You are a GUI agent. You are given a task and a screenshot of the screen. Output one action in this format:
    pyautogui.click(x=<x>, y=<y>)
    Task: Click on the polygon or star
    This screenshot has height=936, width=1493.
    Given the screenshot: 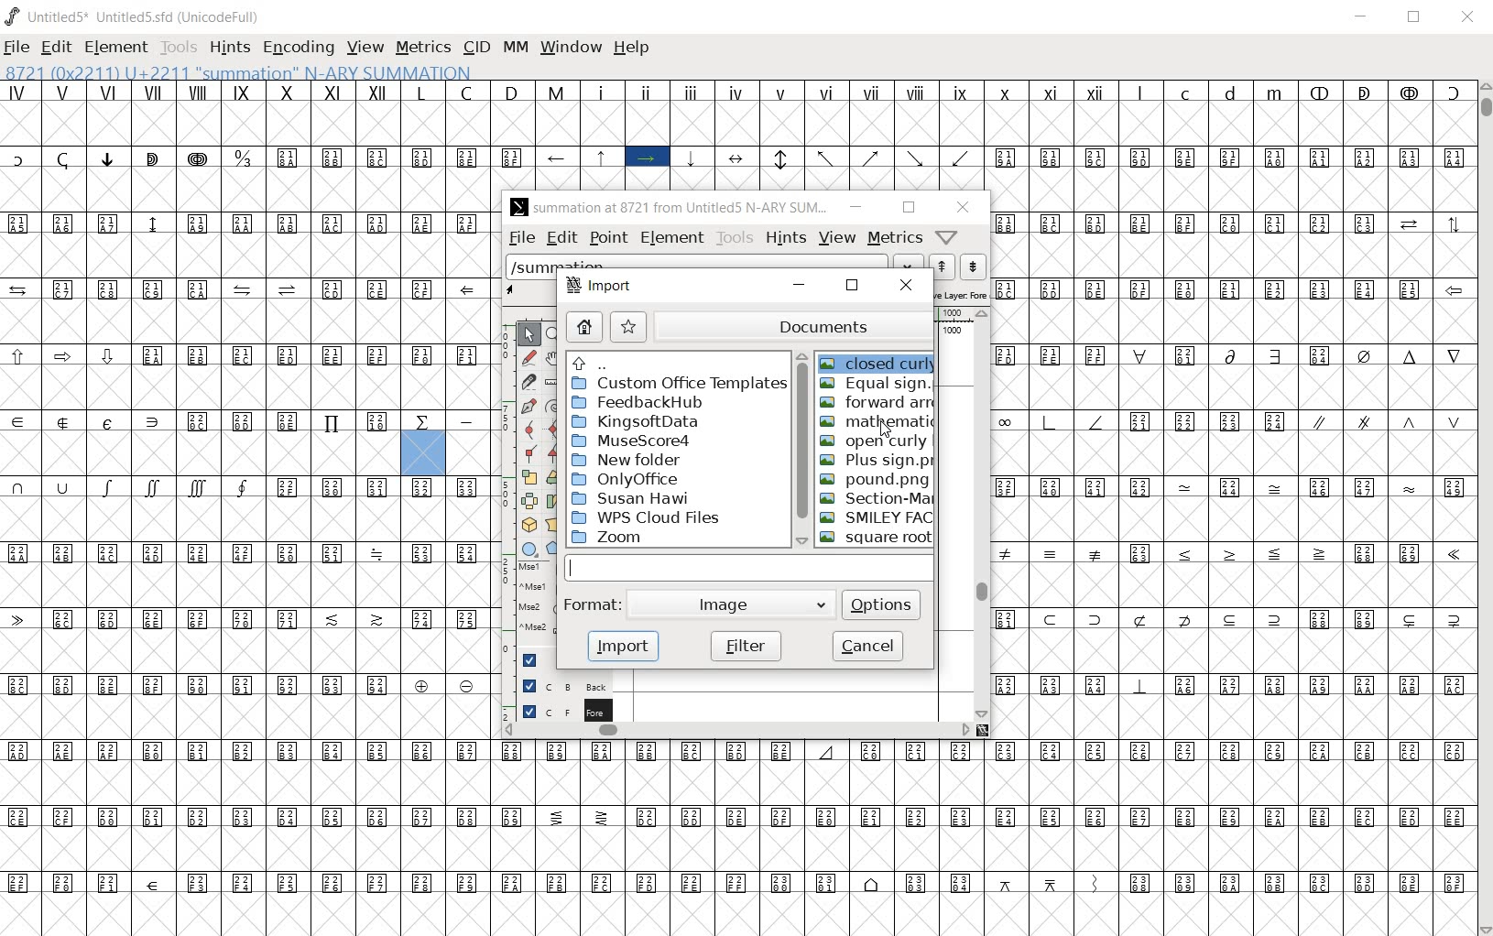 What is the action you would take?
    pyautogui.click(x=554, y=548)
    